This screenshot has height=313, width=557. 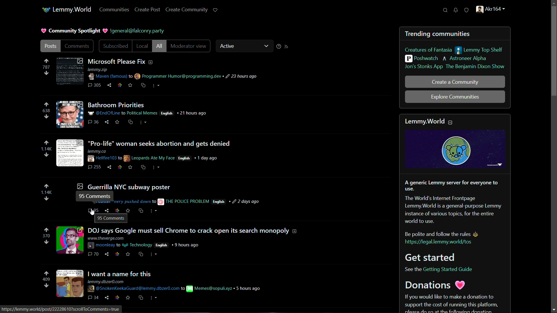 What do you see at coordinates (162, 245) in the screenshot?
I see `English` at bounding box center [162, 245].